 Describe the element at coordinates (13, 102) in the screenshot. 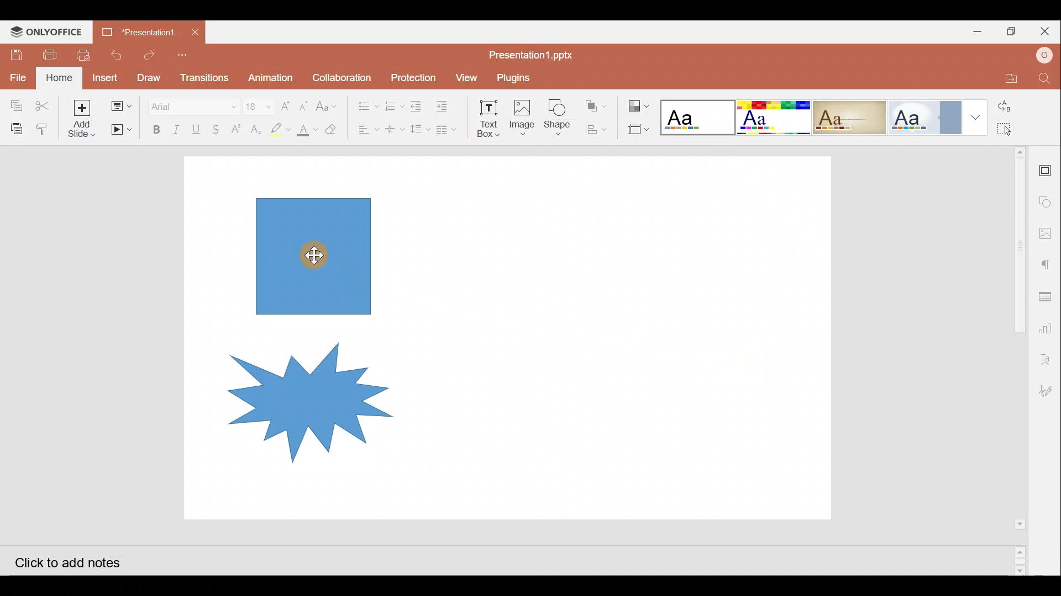

I see `Copy` at that location.